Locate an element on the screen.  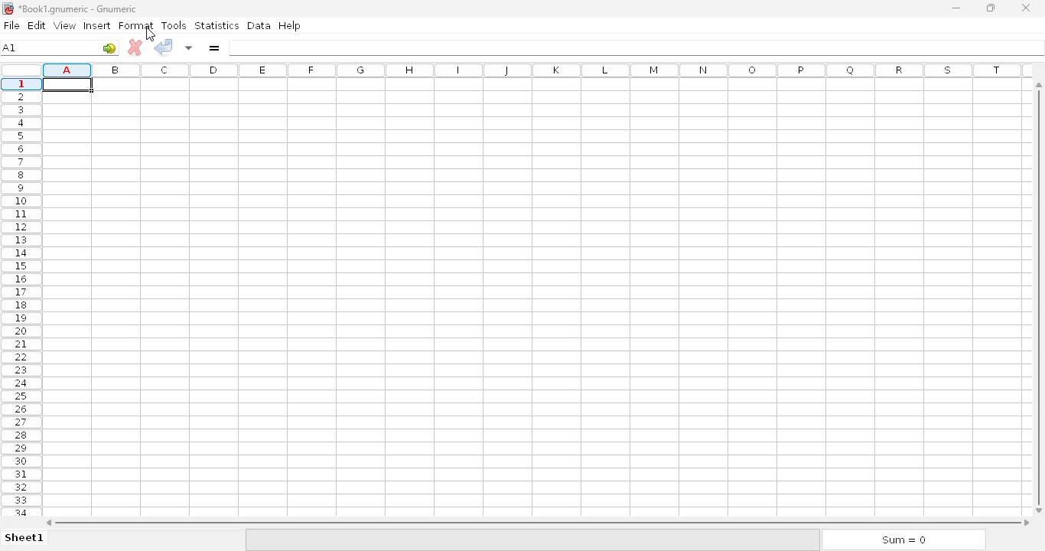
*Book1.gnumeric - Gnumeric is located at coordinates (85, 9).